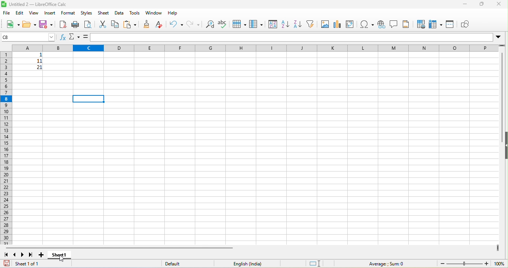 The height and width of the screenshot is (268, 508). What do you see at coordinates (315, 264) in the screenshot?
I see `standard selection` at bounding box center [315, 264].